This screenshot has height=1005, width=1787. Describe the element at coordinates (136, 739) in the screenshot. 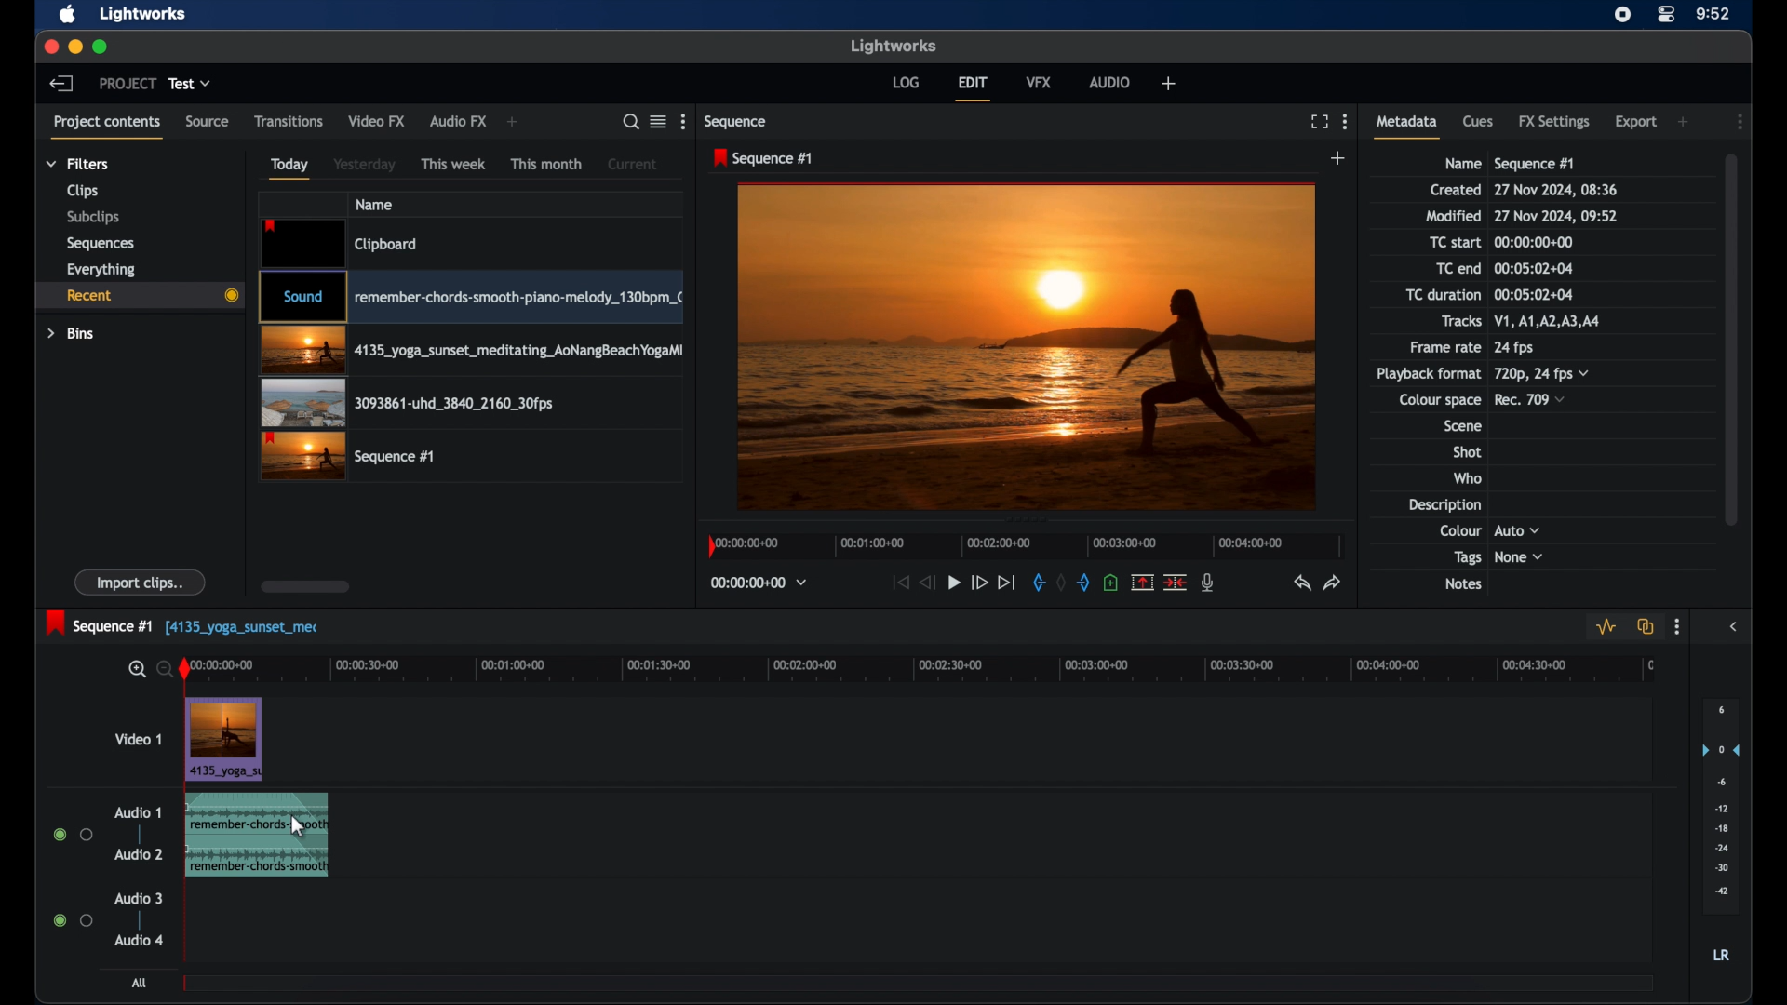

I see `video 1` at that location.